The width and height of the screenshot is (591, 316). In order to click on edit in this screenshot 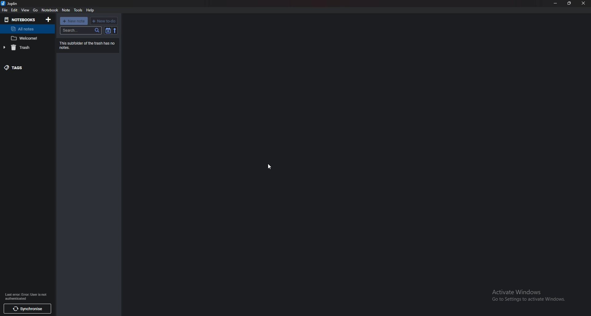, I will do `click(14, 10)`.